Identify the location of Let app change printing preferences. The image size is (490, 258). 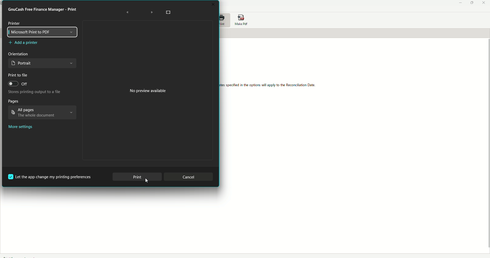
(51, 176).